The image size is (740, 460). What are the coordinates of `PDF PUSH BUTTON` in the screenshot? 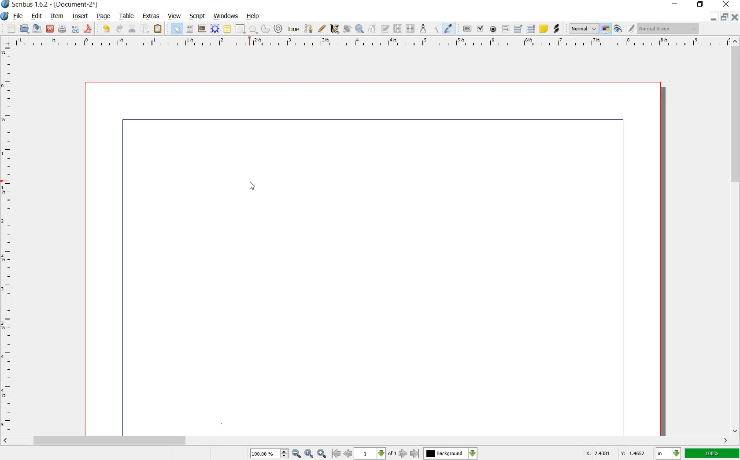 It's located at (466, 29).